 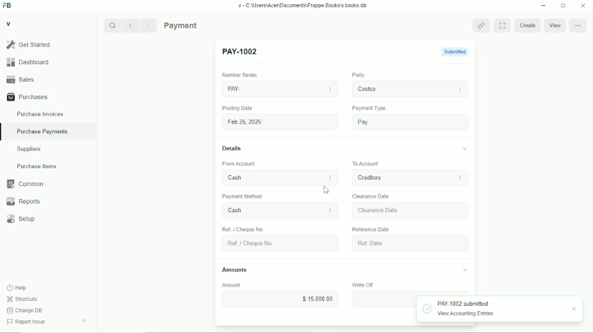 What do you see at coordinates (48, 166) in the screenshot?
I see `Purchase Items` at bounding box center [48, 166].